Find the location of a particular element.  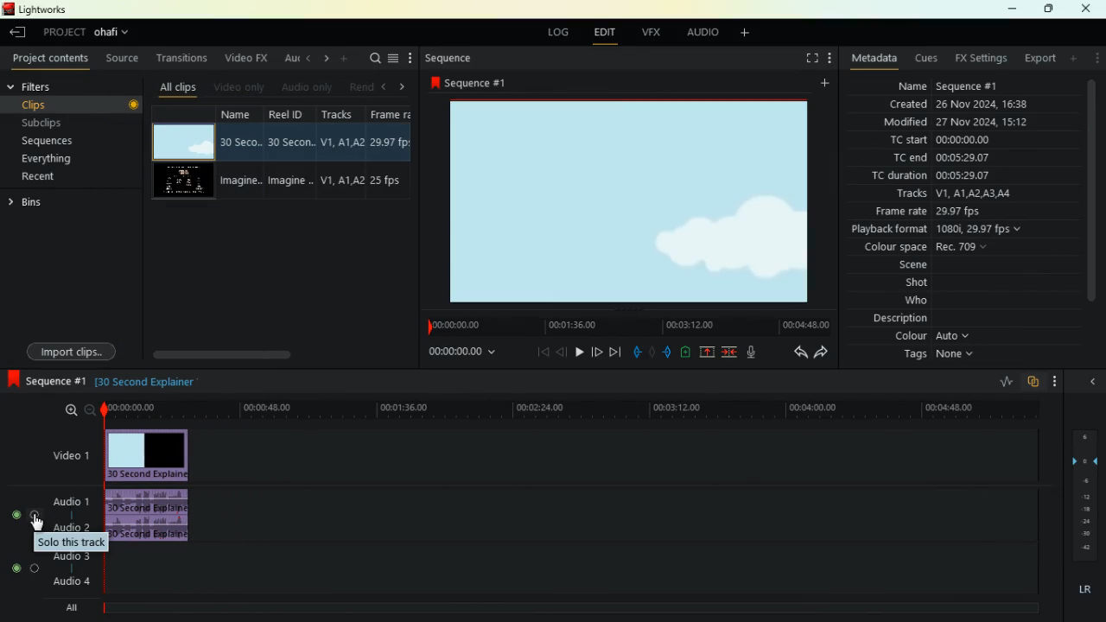

everything is located at coordinates (48, 159).